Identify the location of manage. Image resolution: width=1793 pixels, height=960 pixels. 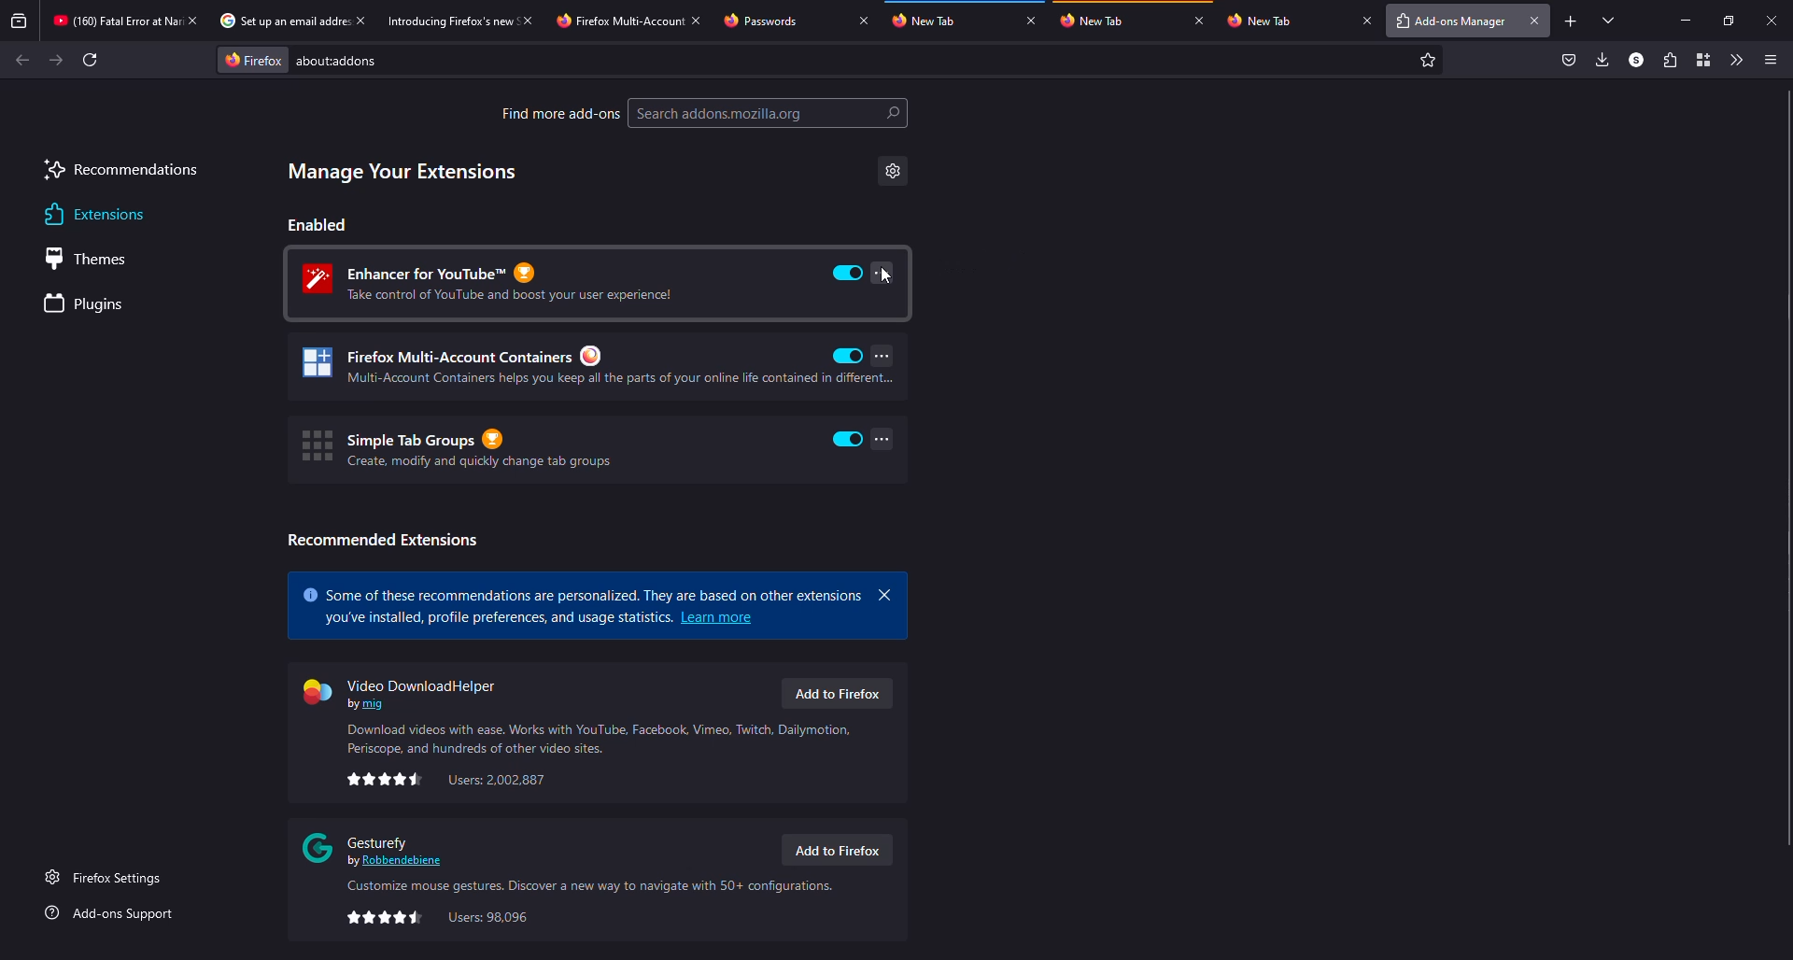
(403, 172).